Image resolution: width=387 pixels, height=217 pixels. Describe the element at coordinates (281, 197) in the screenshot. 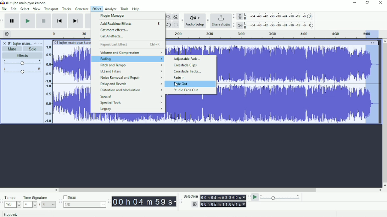

I see `Playback speed` at that location.